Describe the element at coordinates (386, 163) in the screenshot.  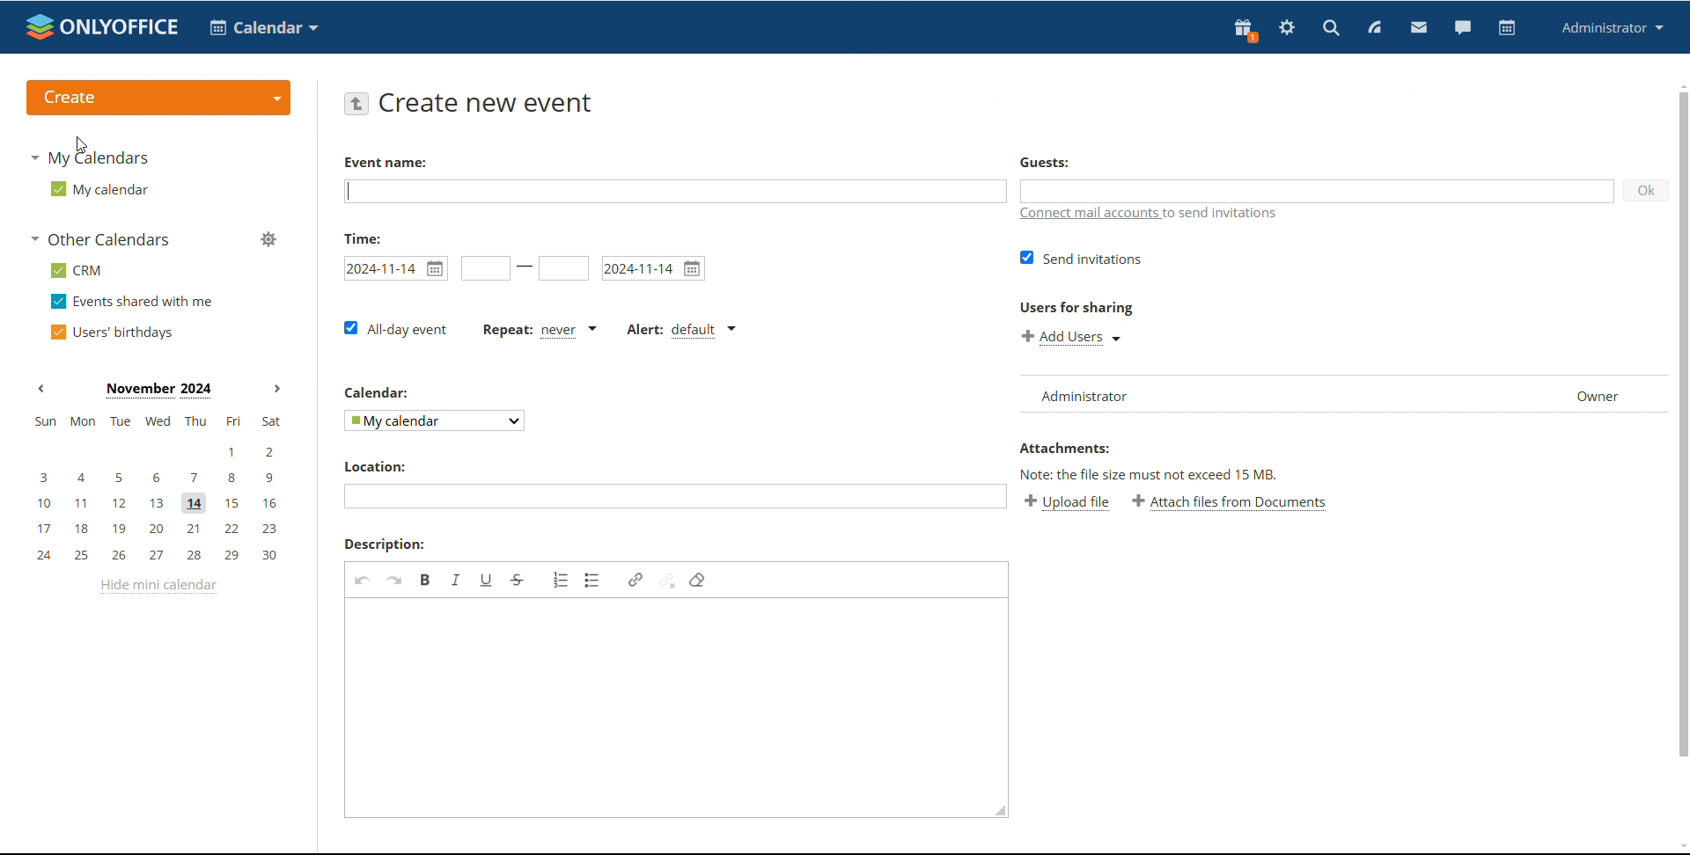
I see `Event name` at that location.